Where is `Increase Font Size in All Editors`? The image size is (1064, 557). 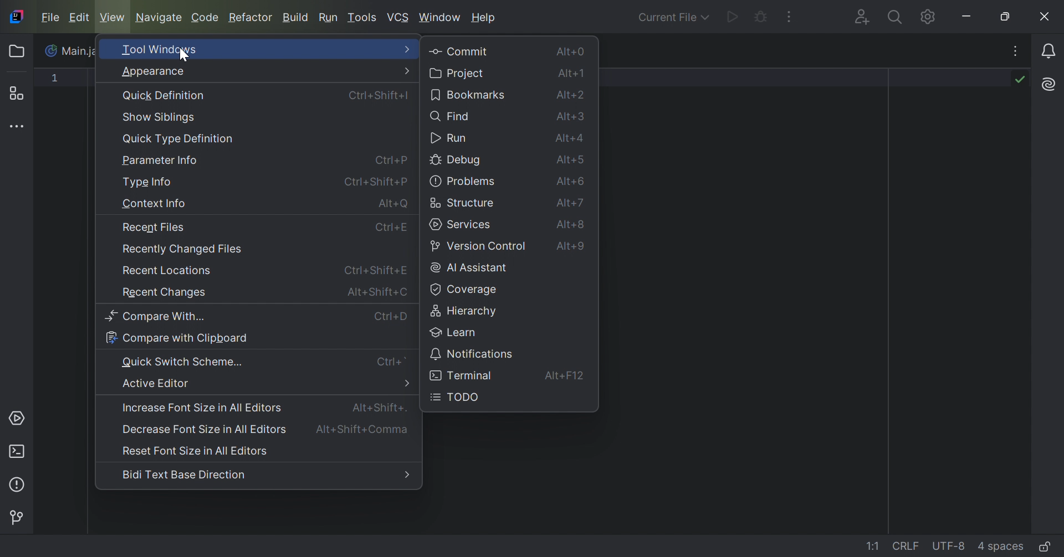
Increase Font Size in All Editors is located at coordinates (203, 408).